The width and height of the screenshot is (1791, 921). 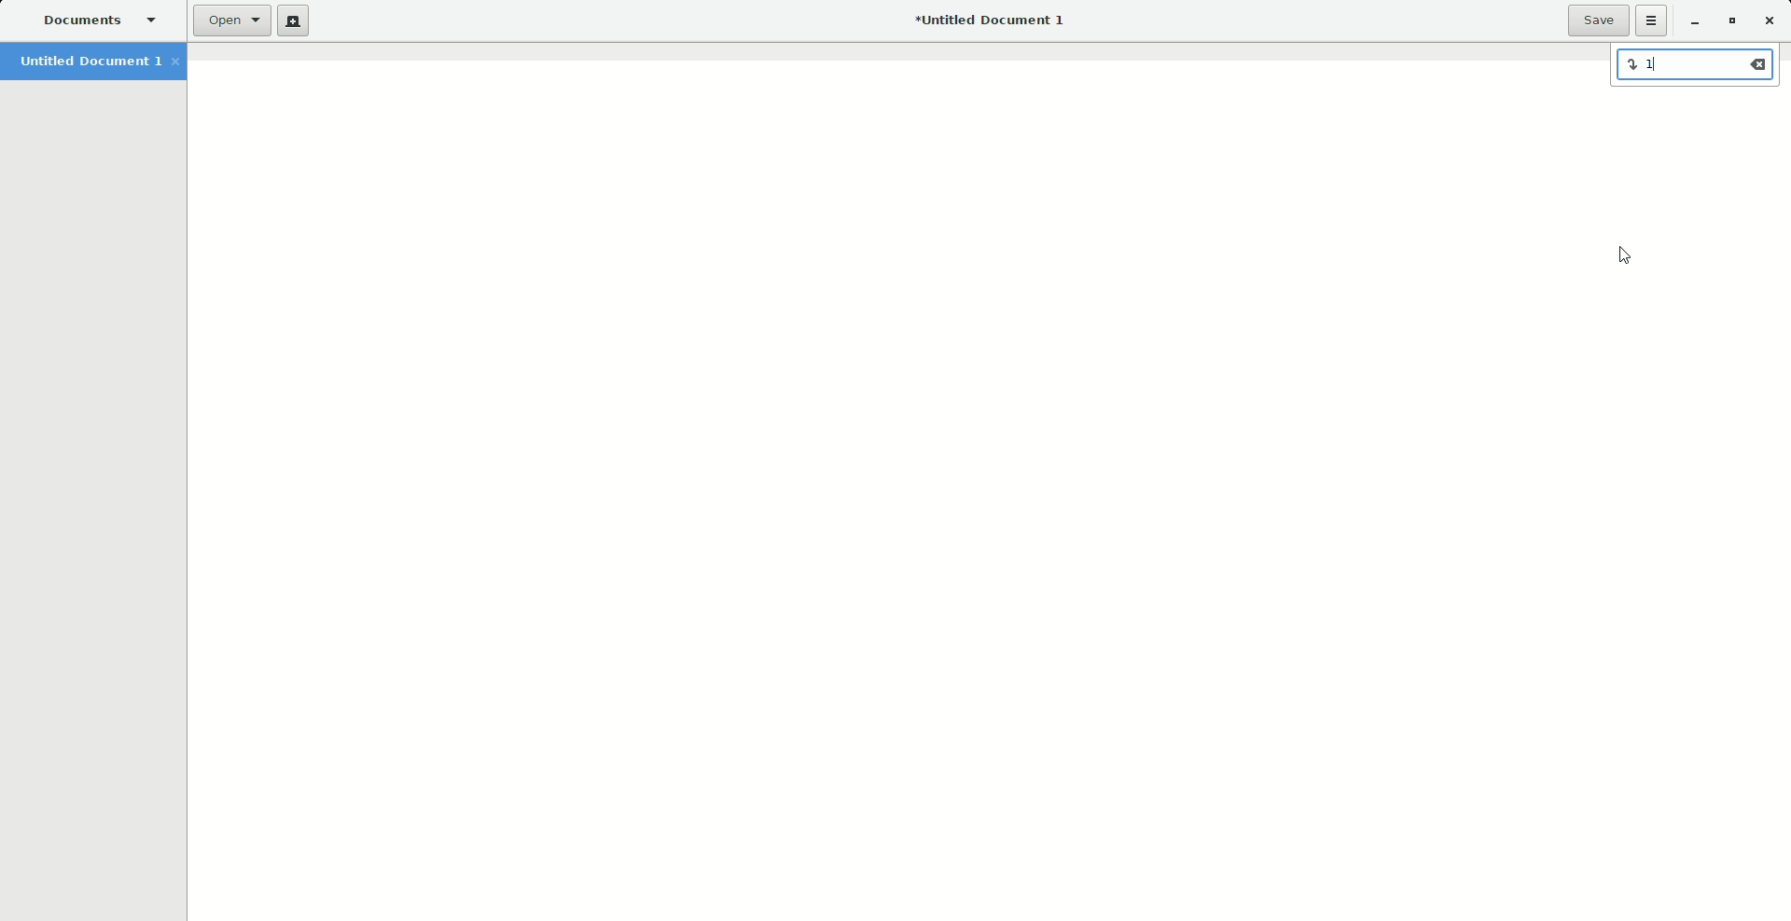 What do you see at coordinates (1652, 21) in the screenshot?
I see `Options` at bounding box center [1652, 21].